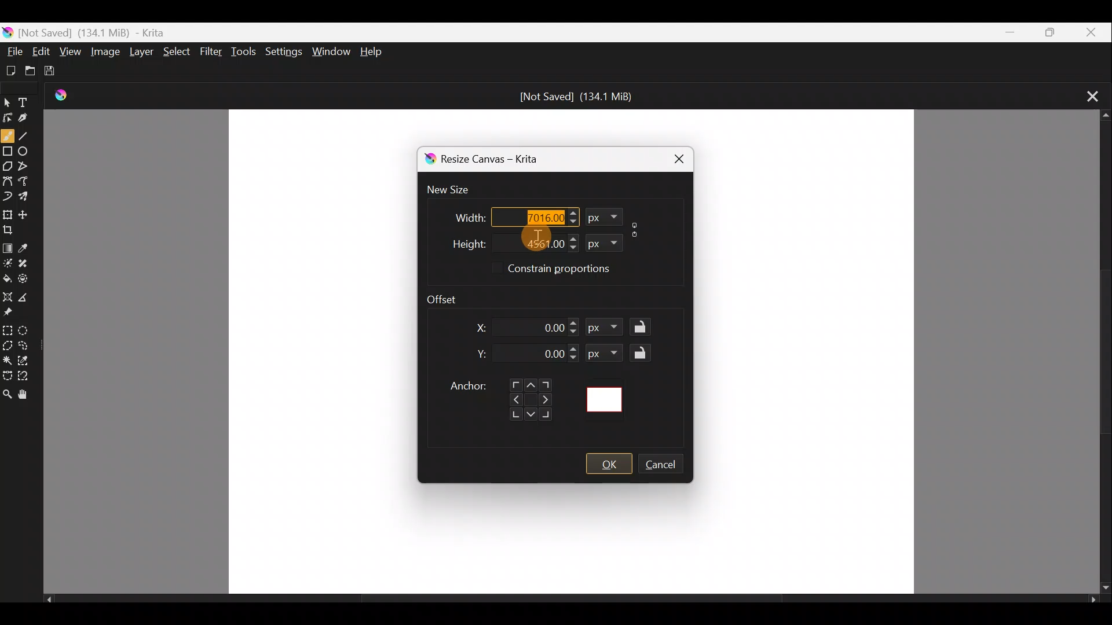 Image resolution: width=1112 pixels, height=625 pixels. I want to click on Window, so click(331, 50).